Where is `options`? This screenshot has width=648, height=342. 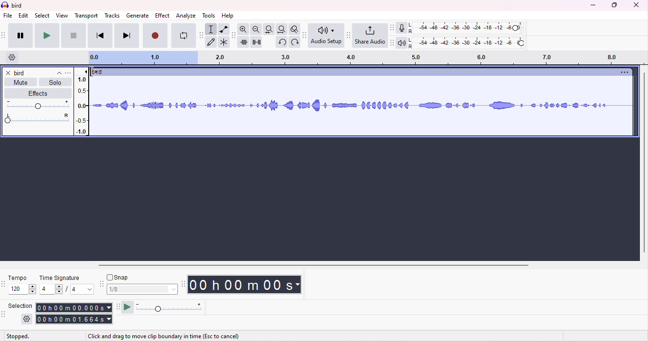
options is located at coordinates (68, 73).